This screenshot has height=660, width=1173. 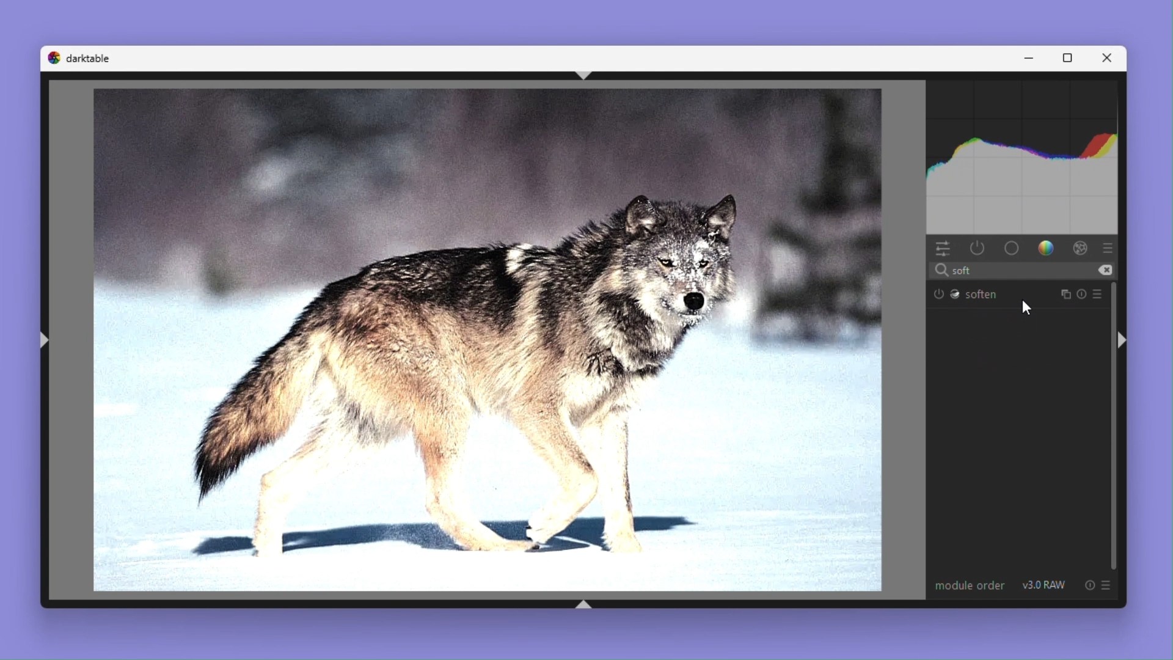 What do you see at coordinates (1012, 249) in the screenshot?
I see `Base` at bounding box center [1012, 249].